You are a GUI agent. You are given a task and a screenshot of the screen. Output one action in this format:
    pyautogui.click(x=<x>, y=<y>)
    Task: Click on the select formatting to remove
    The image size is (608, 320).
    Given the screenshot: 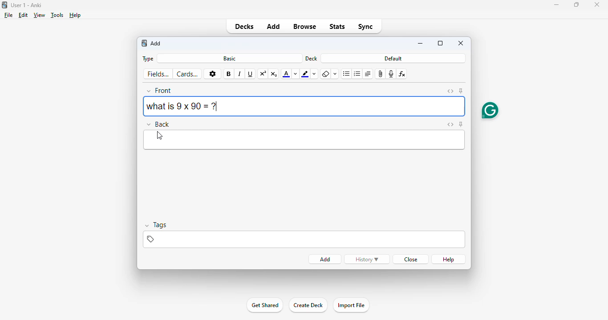 What is the action you would take?
    pyautogui.click(x=335, y=74)
    